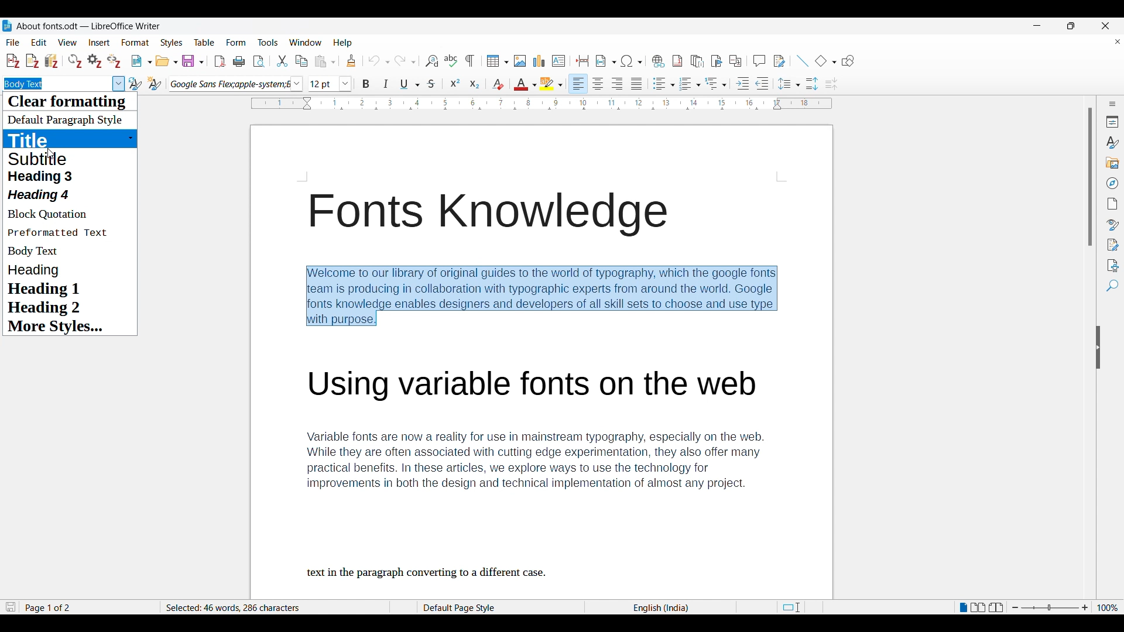 Image resolution: width=1124 pixels, height=632 pixels. I want to click on Decrease paragraph spacing, so click(831, 84).